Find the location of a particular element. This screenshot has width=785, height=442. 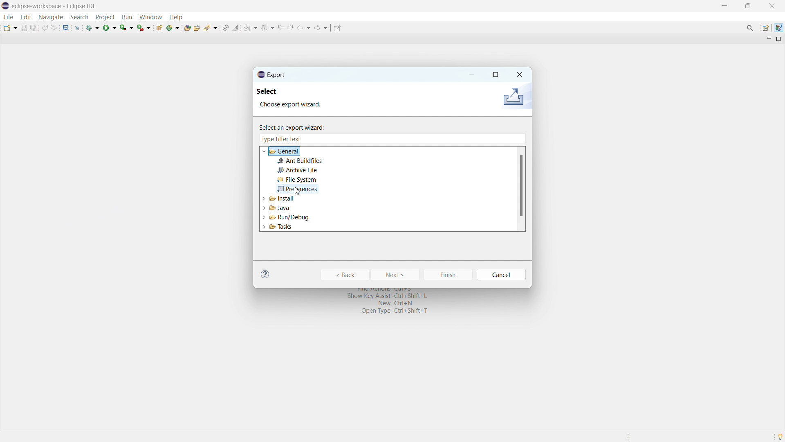

edit is located at coordinates (26, 17).